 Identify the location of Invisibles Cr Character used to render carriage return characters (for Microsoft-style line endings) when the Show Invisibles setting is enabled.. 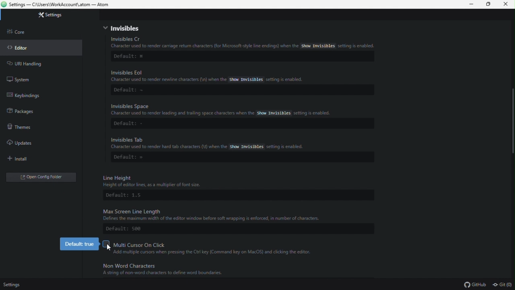
(241, 42).